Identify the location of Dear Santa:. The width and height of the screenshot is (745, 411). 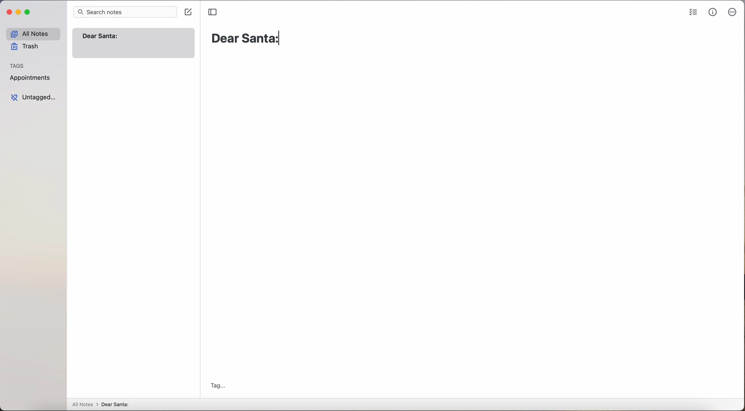
(249, 38).